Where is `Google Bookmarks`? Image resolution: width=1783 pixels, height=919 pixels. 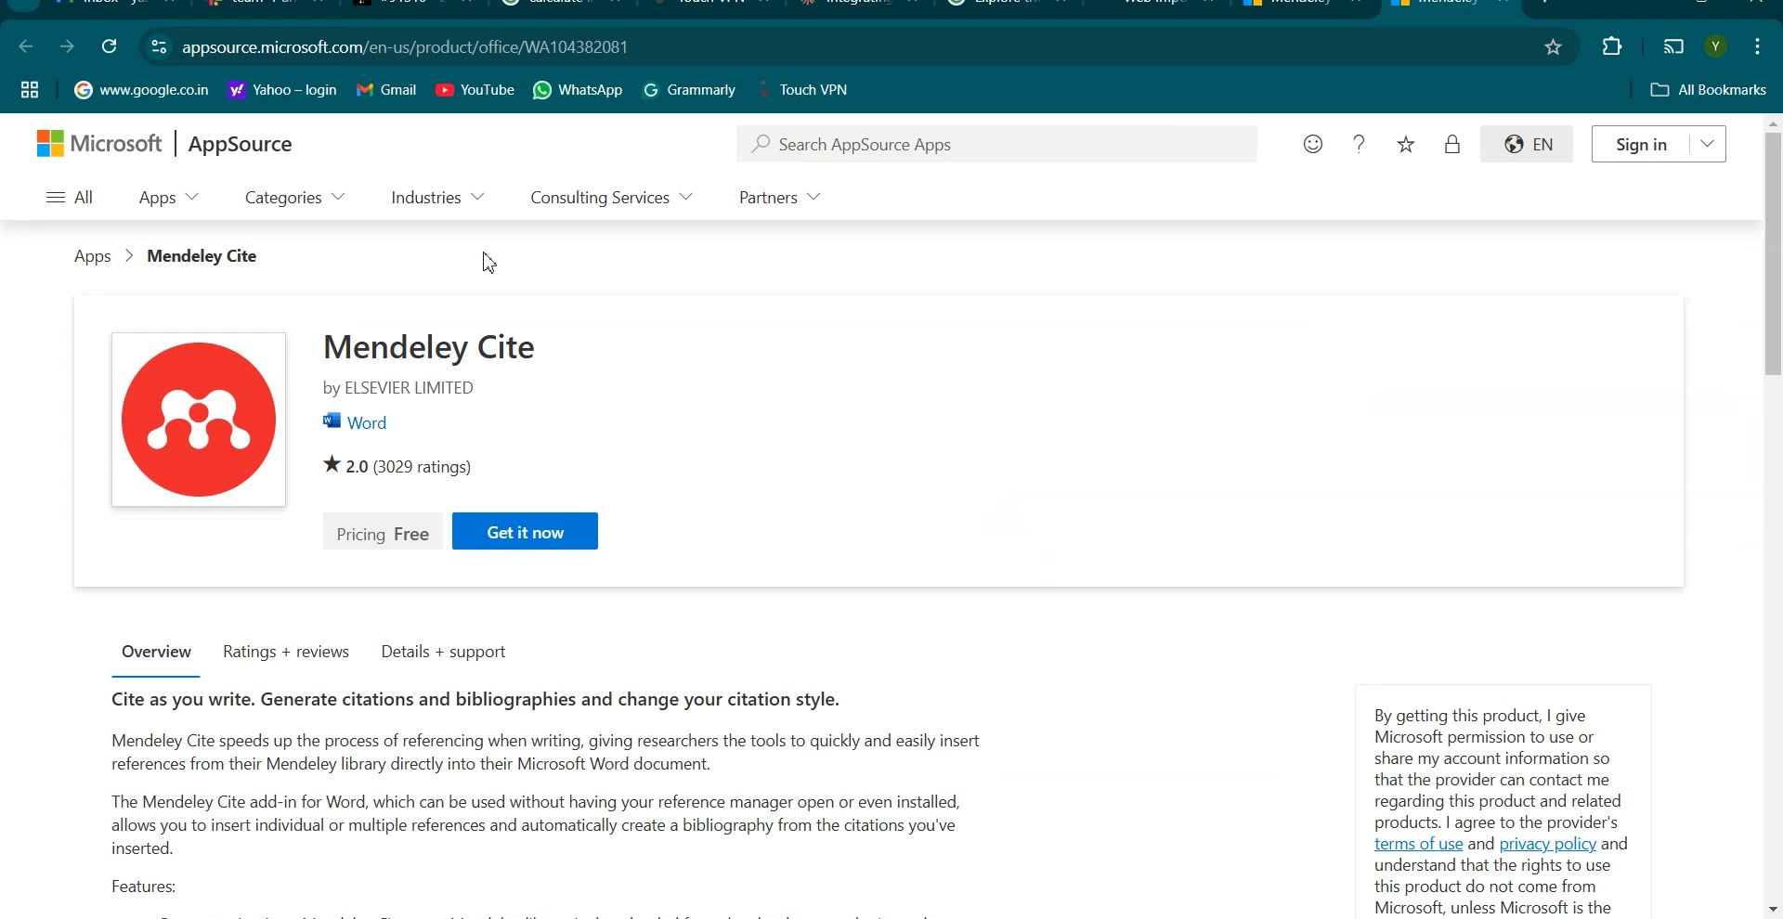
Google Bookmarks is located at coordinates (141, 89).